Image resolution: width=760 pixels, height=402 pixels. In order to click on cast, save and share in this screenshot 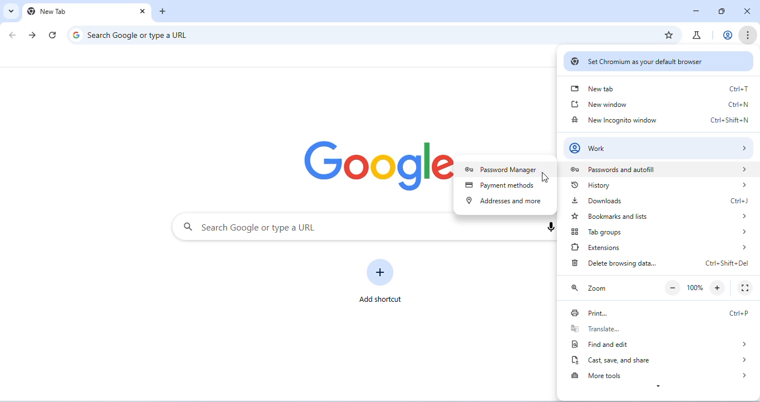, I will do `click(658, 361)`.